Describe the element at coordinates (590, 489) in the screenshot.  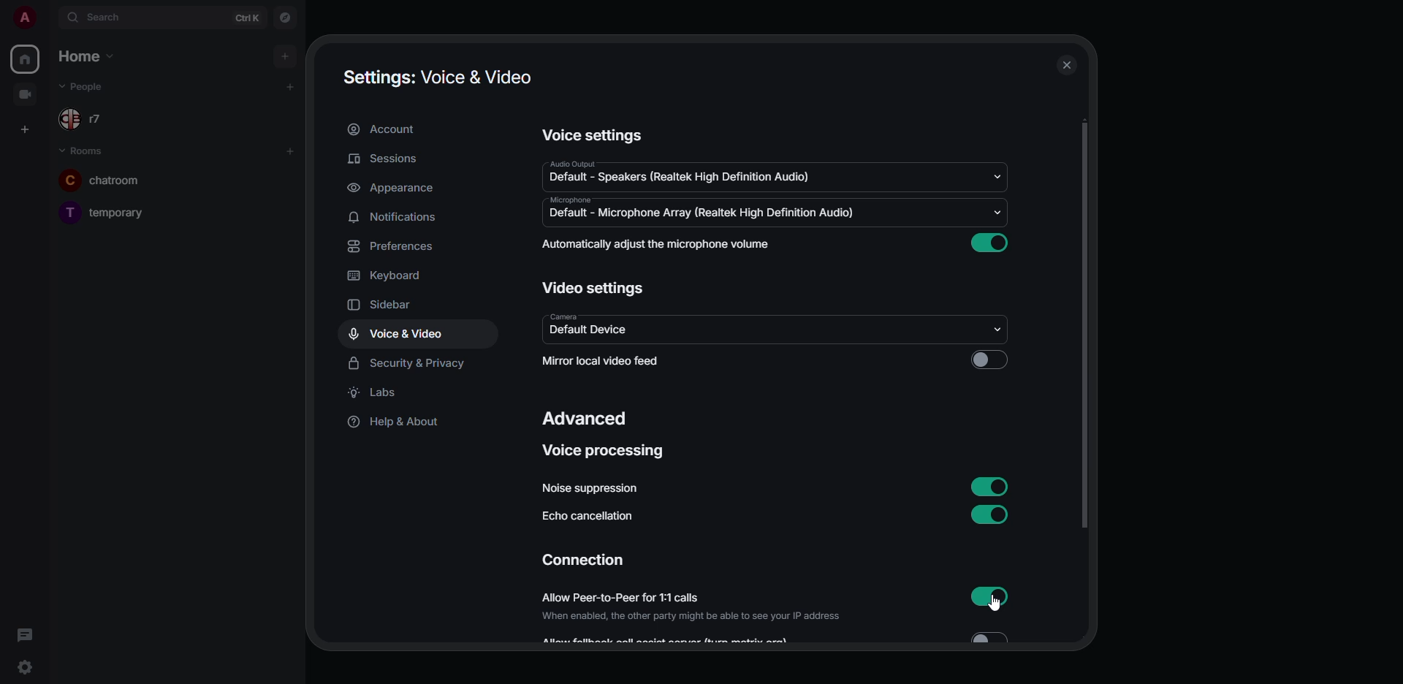
I see `noise suppression` at that location.